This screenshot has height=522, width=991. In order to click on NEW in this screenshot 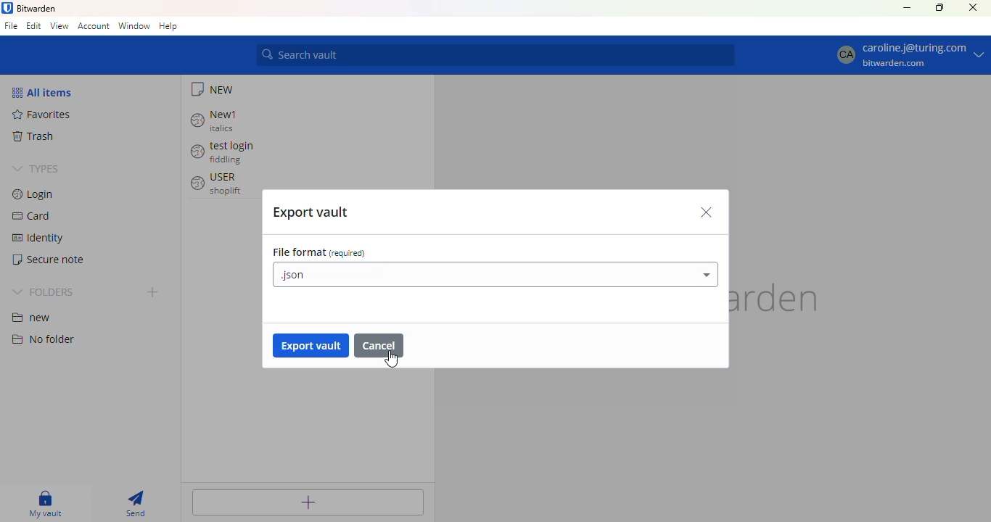, I will do `click(214, 89)`.